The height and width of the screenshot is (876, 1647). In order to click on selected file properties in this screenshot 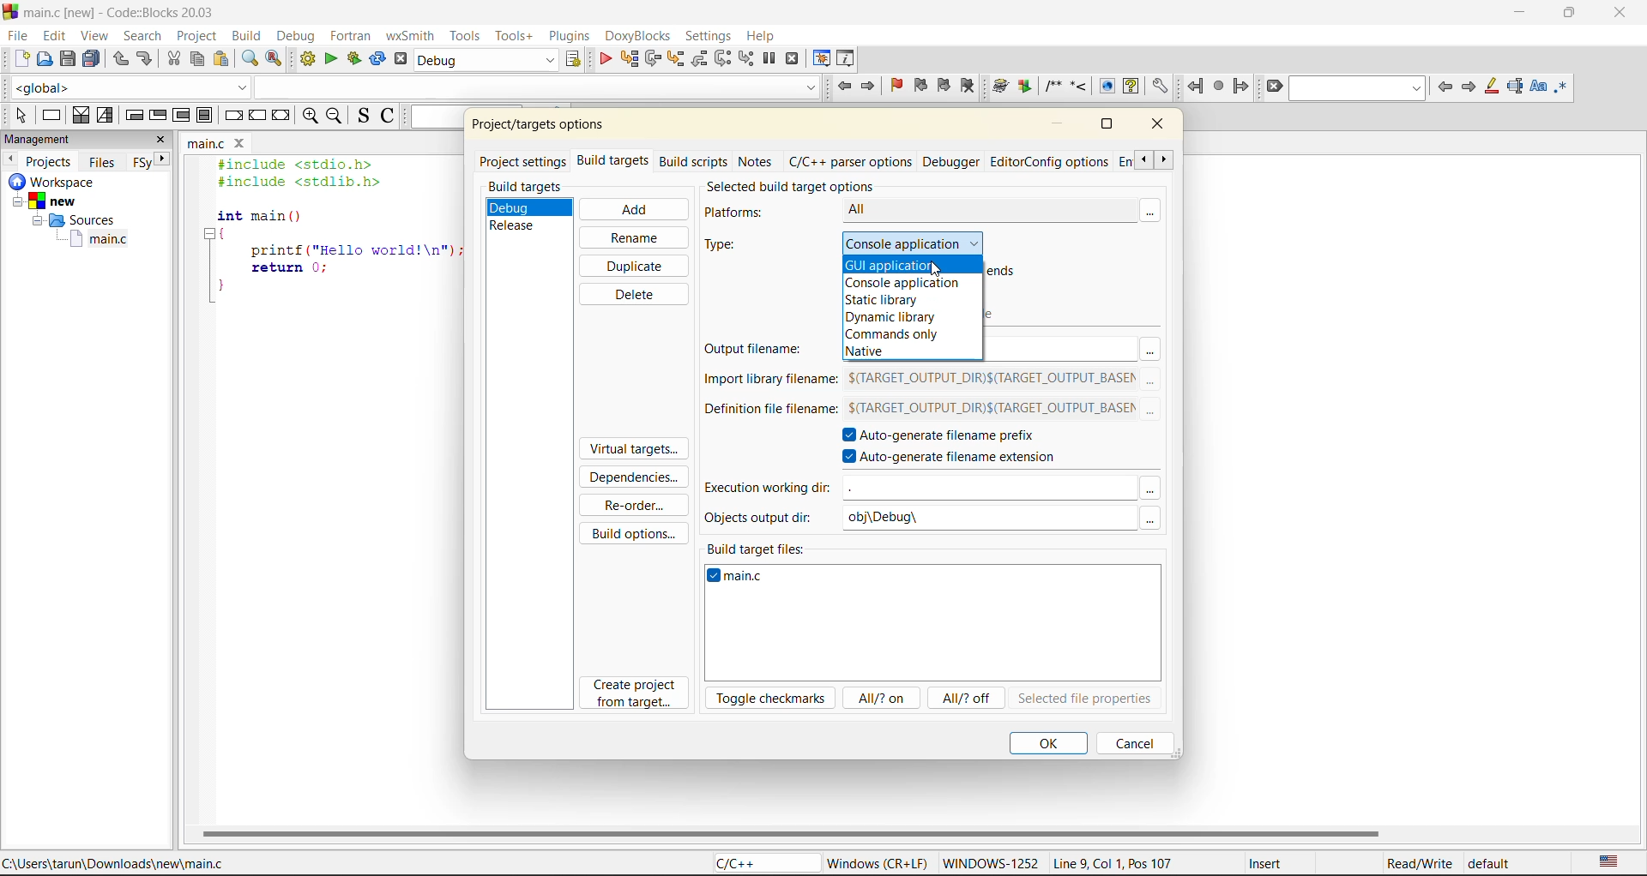, I will do `click(1090, 699)`.